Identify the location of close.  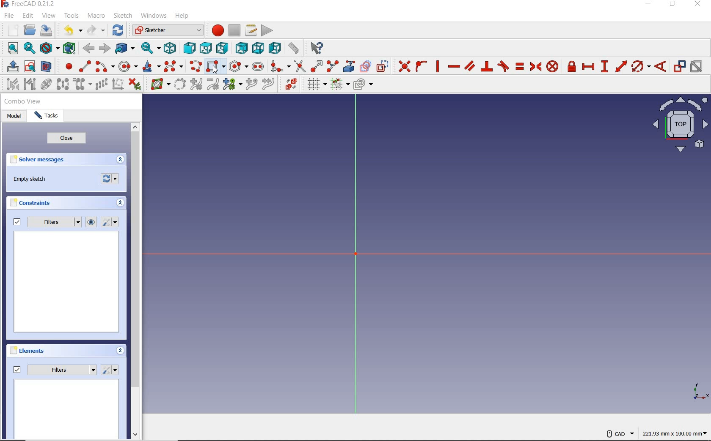
(66, 139).